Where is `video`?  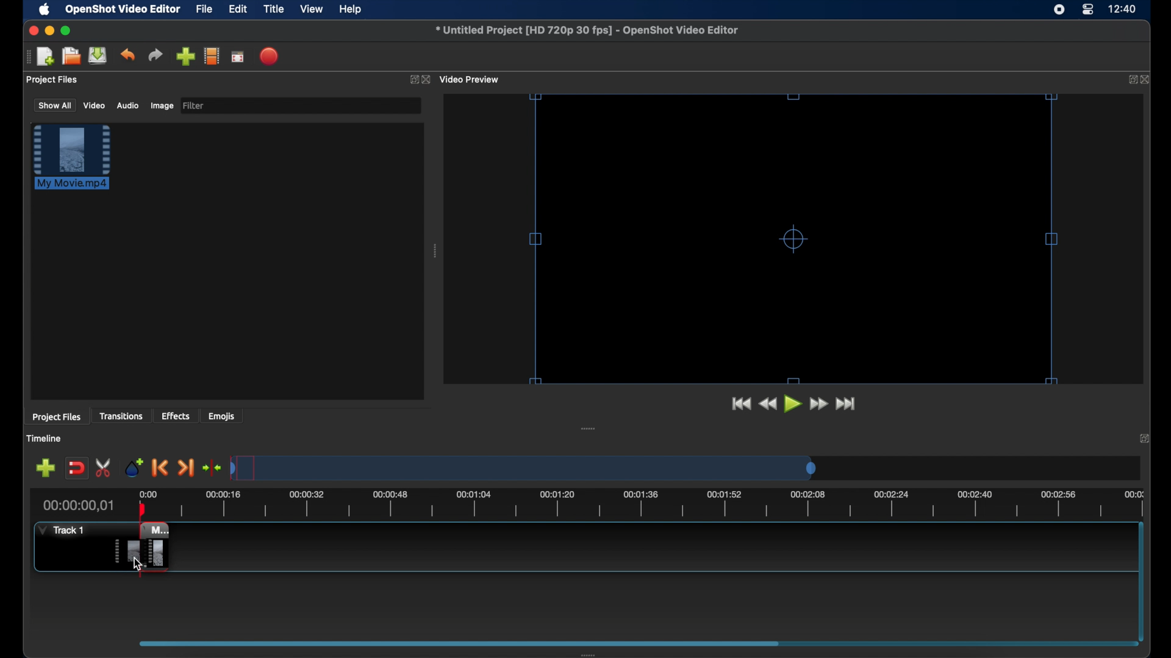
video is located at coordinates (94, 106).